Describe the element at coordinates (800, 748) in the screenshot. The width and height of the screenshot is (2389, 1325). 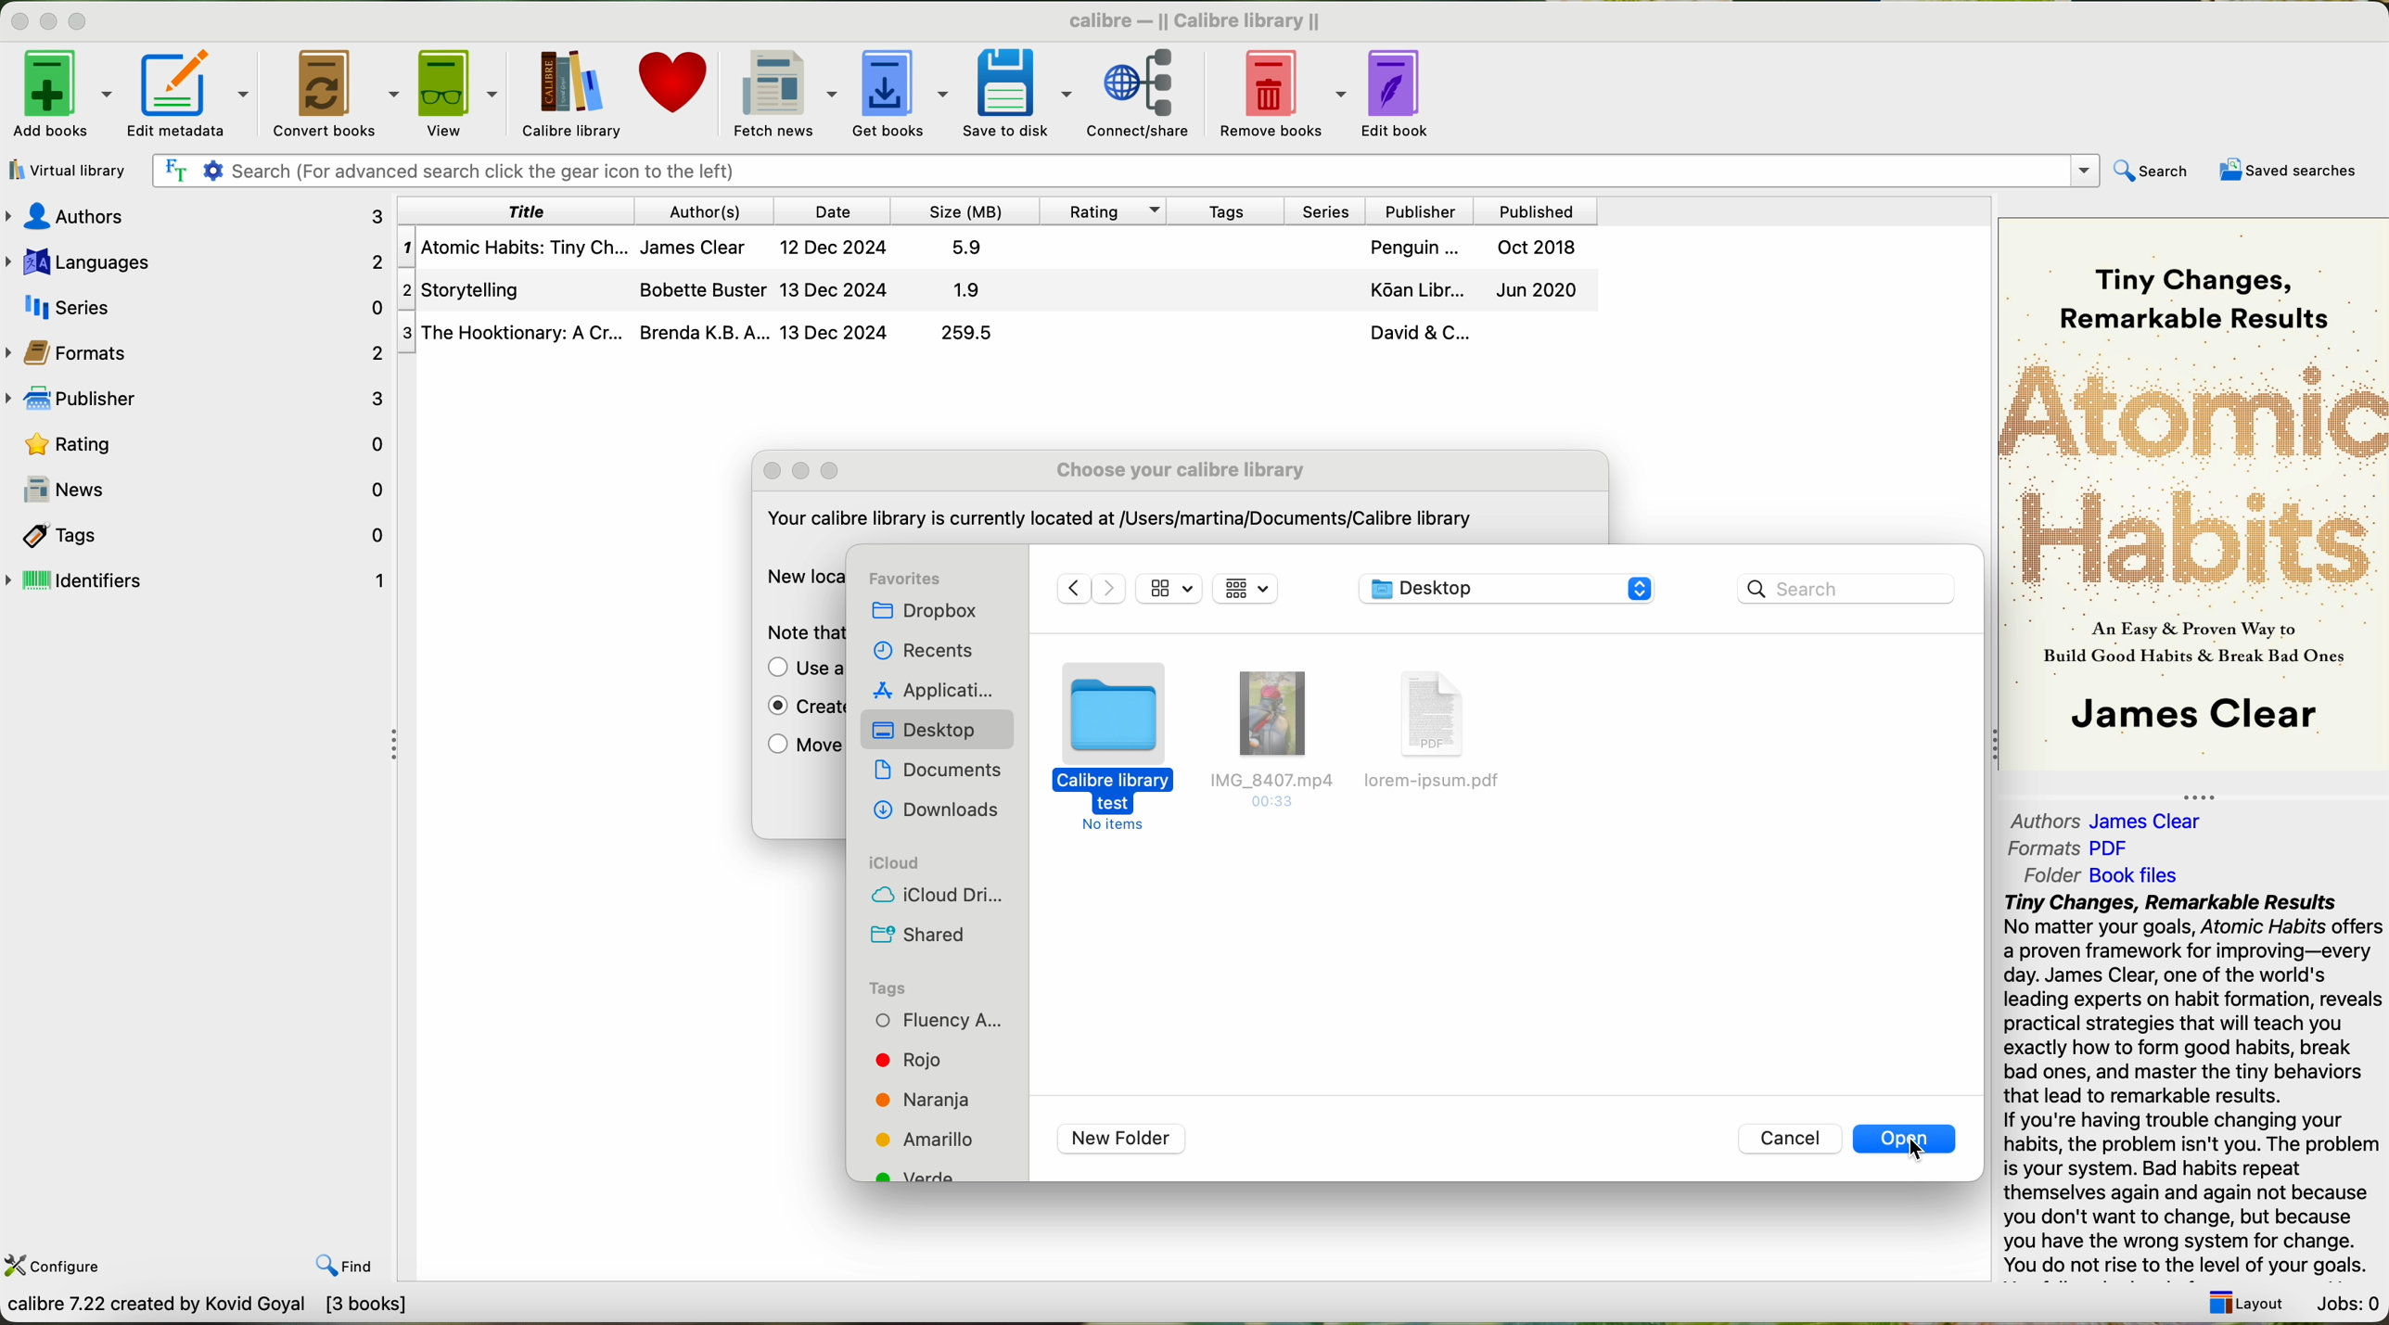
I see `move` at that location.